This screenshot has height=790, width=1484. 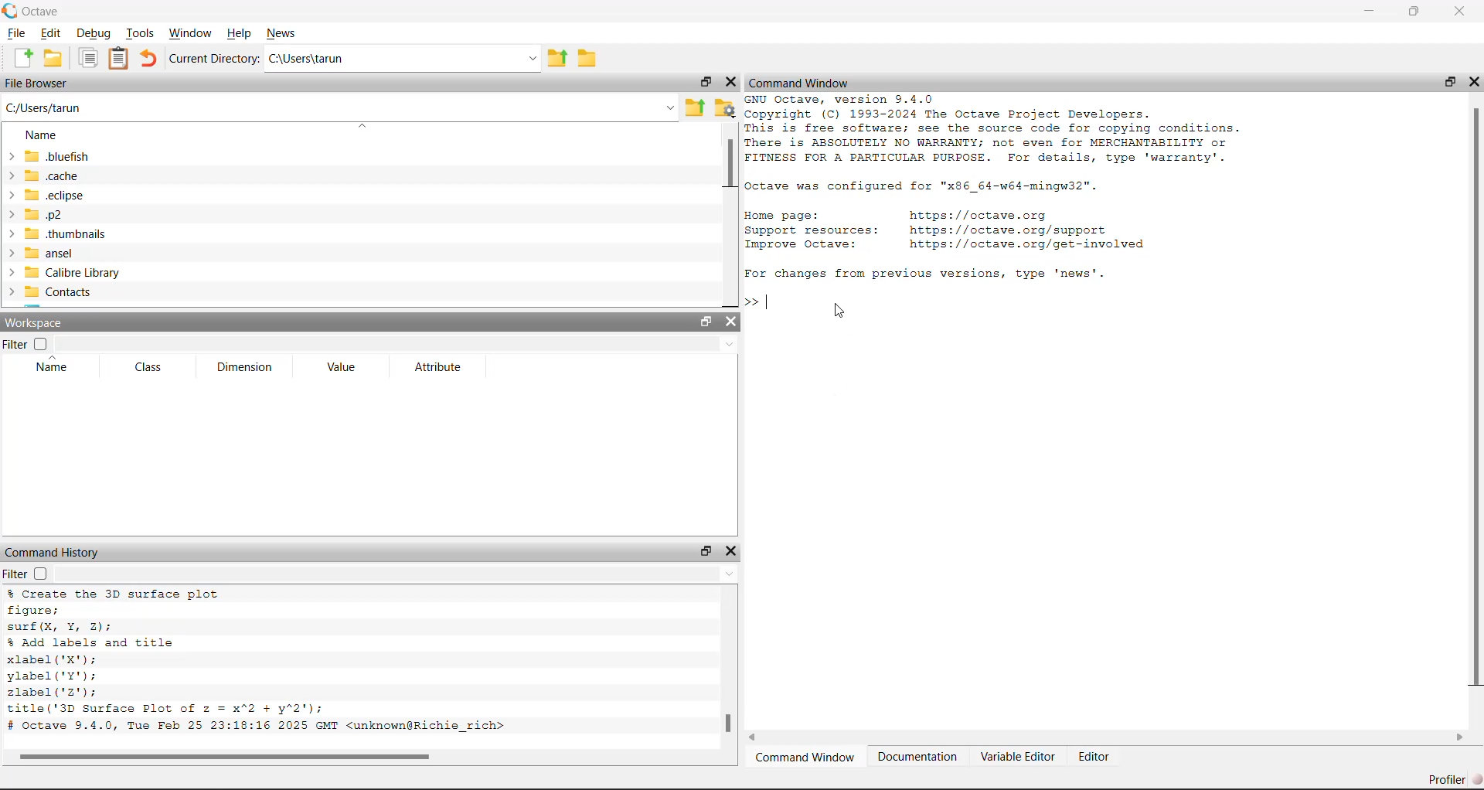 I want to click on Cursor, so click(x=839, y=309).